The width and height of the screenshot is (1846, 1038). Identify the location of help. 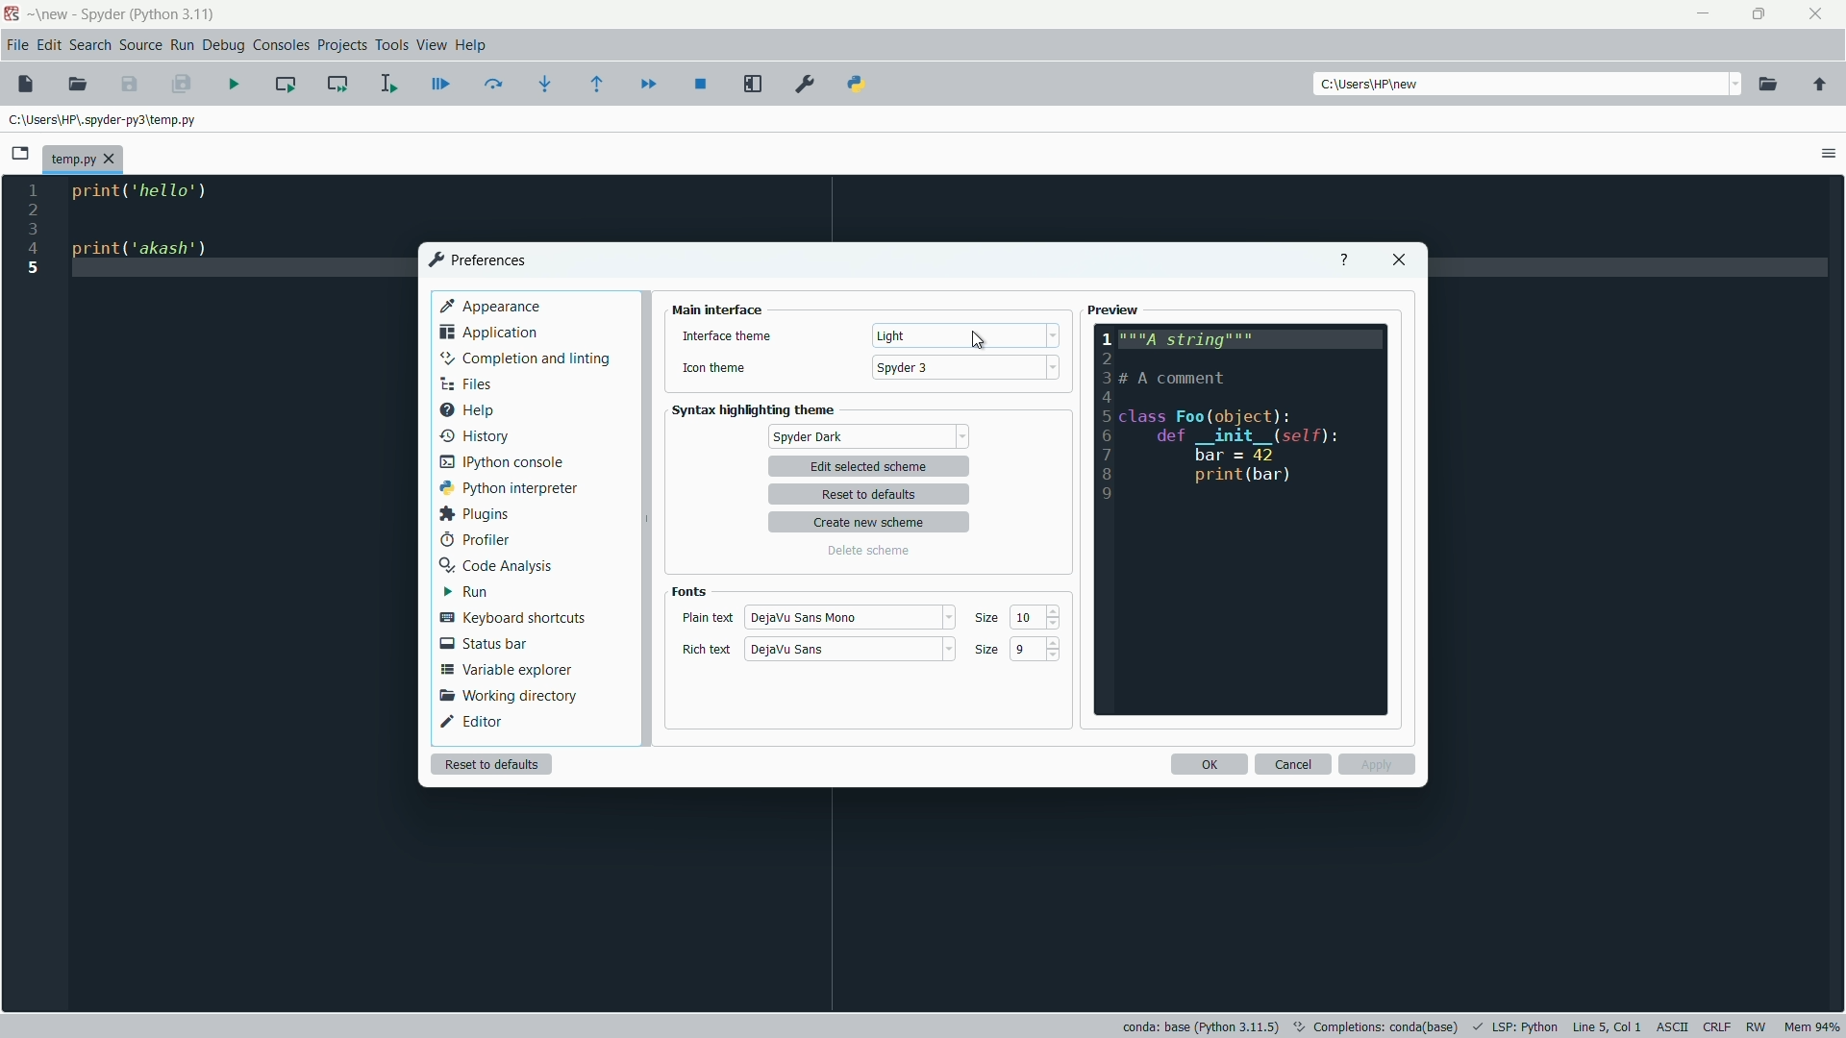
(1342, 261).